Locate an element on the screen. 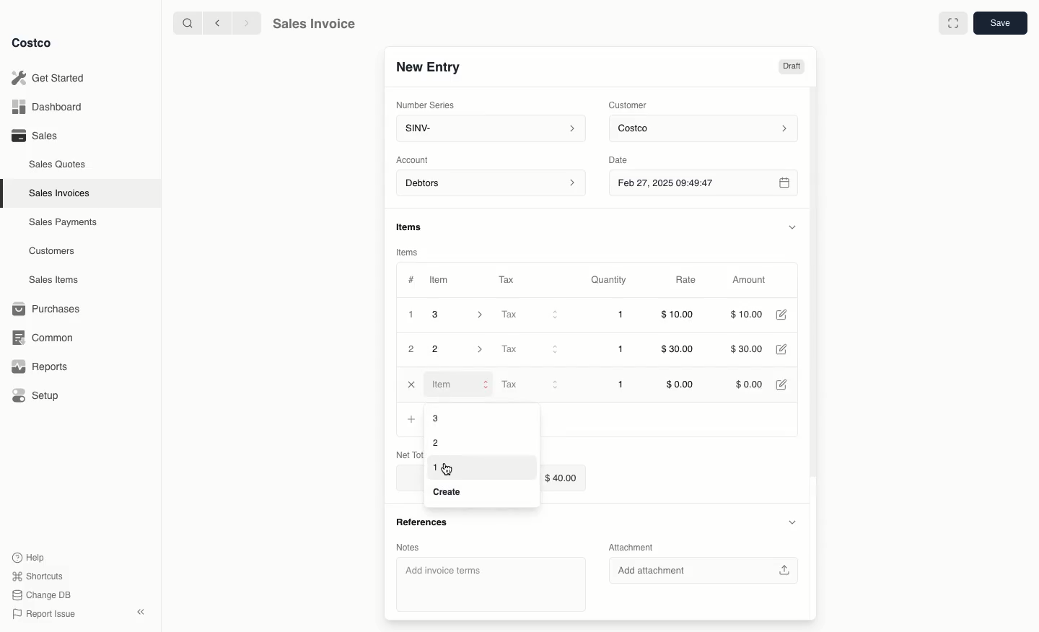 This screenshot has height=632, width=1039. search is located at coordinates (185, 22).